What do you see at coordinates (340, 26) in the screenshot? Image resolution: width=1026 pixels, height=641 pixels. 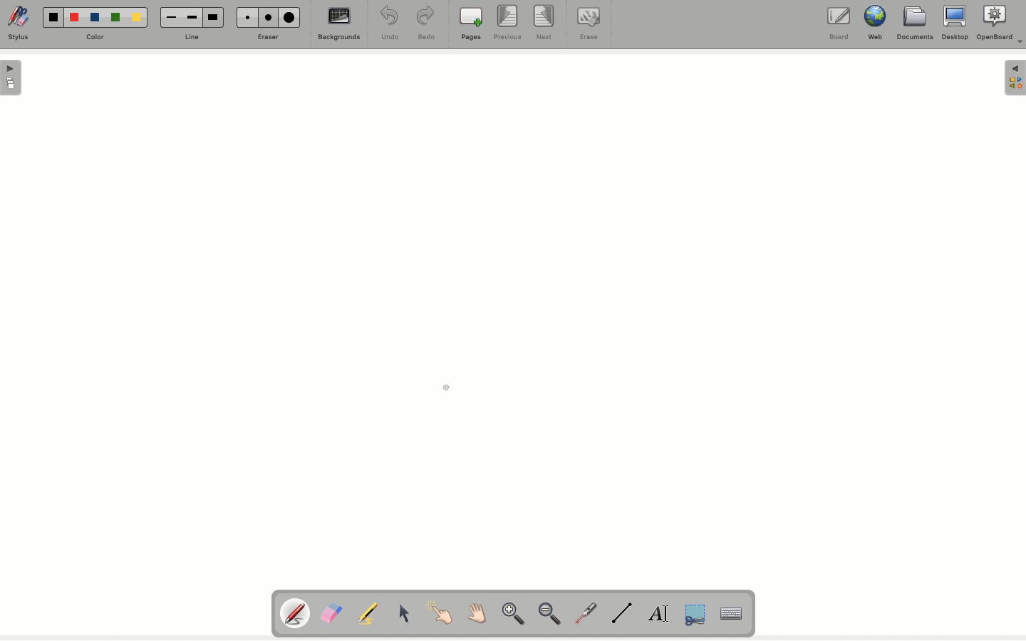 I see `Backgrounds` at bounding box center [340, 26].